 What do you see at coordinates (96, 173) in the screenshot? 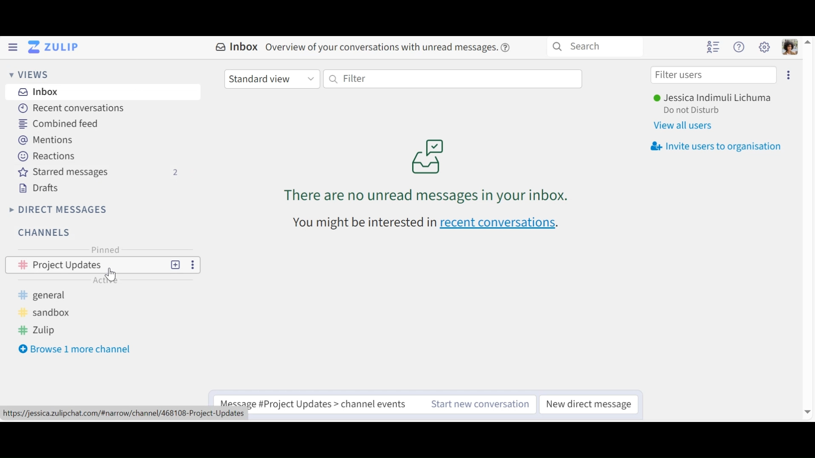
I see `Starred messages` at bounding box center [96, 173].